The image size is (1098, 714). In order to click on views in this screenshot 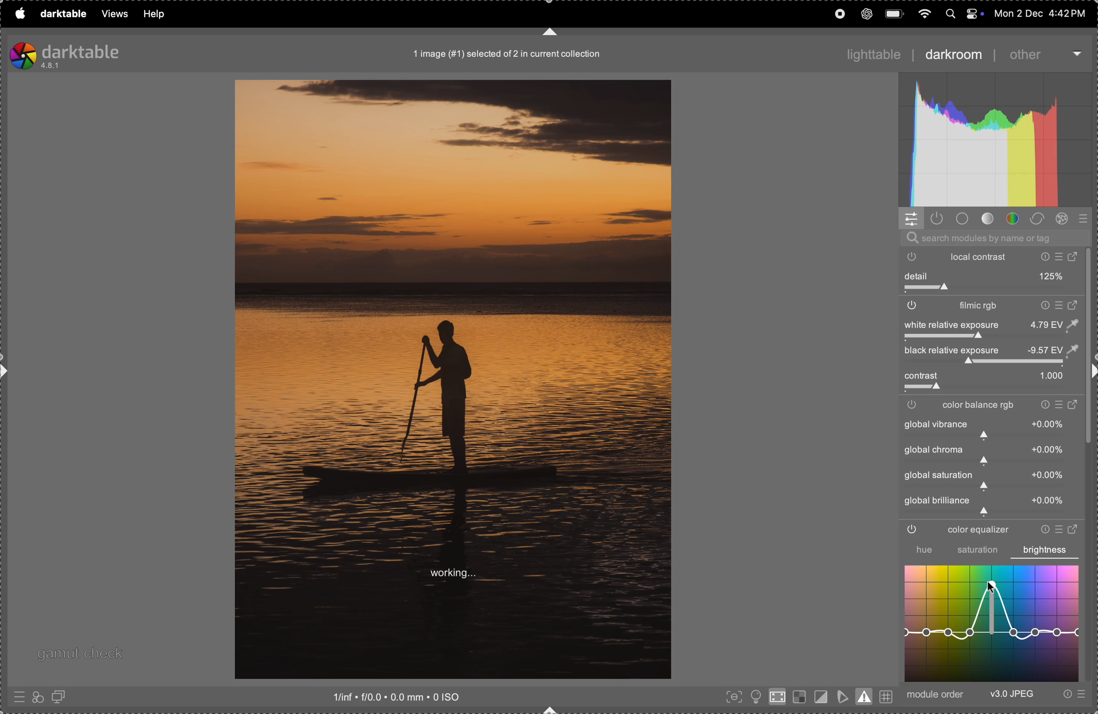, I will do `click(111, 14)`.